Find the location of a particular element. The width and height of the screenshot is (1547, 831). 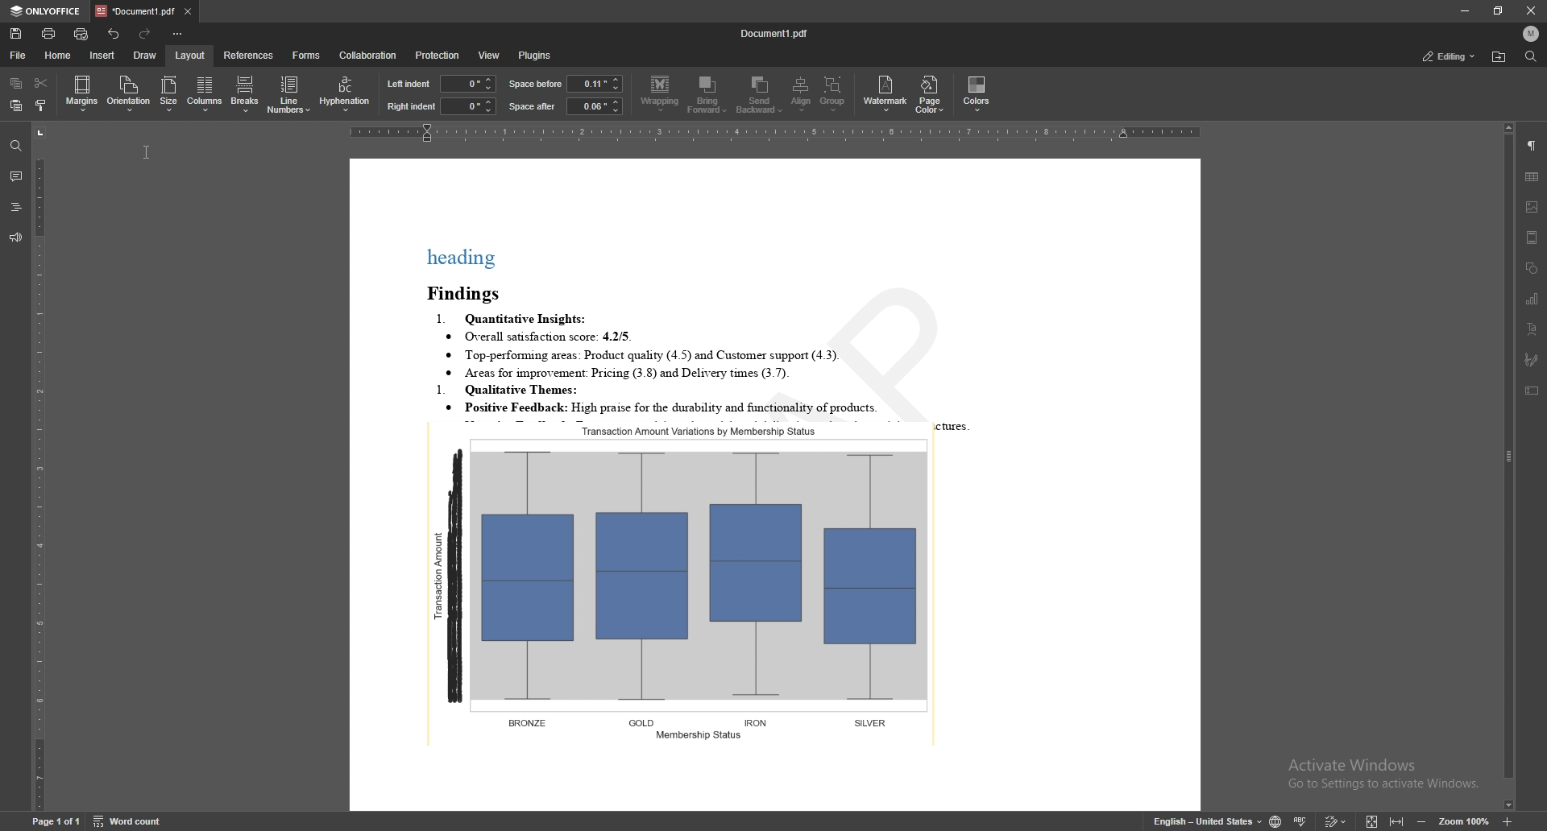

fit width is located at coordinates (1397, 819).